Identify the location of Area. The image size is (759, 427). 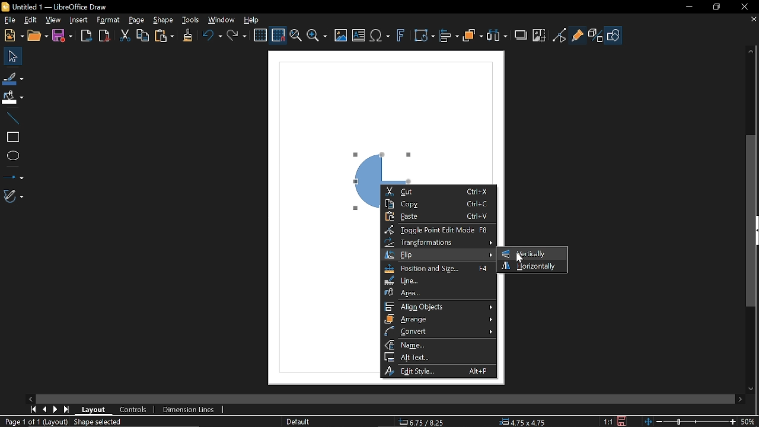
(438, 292).